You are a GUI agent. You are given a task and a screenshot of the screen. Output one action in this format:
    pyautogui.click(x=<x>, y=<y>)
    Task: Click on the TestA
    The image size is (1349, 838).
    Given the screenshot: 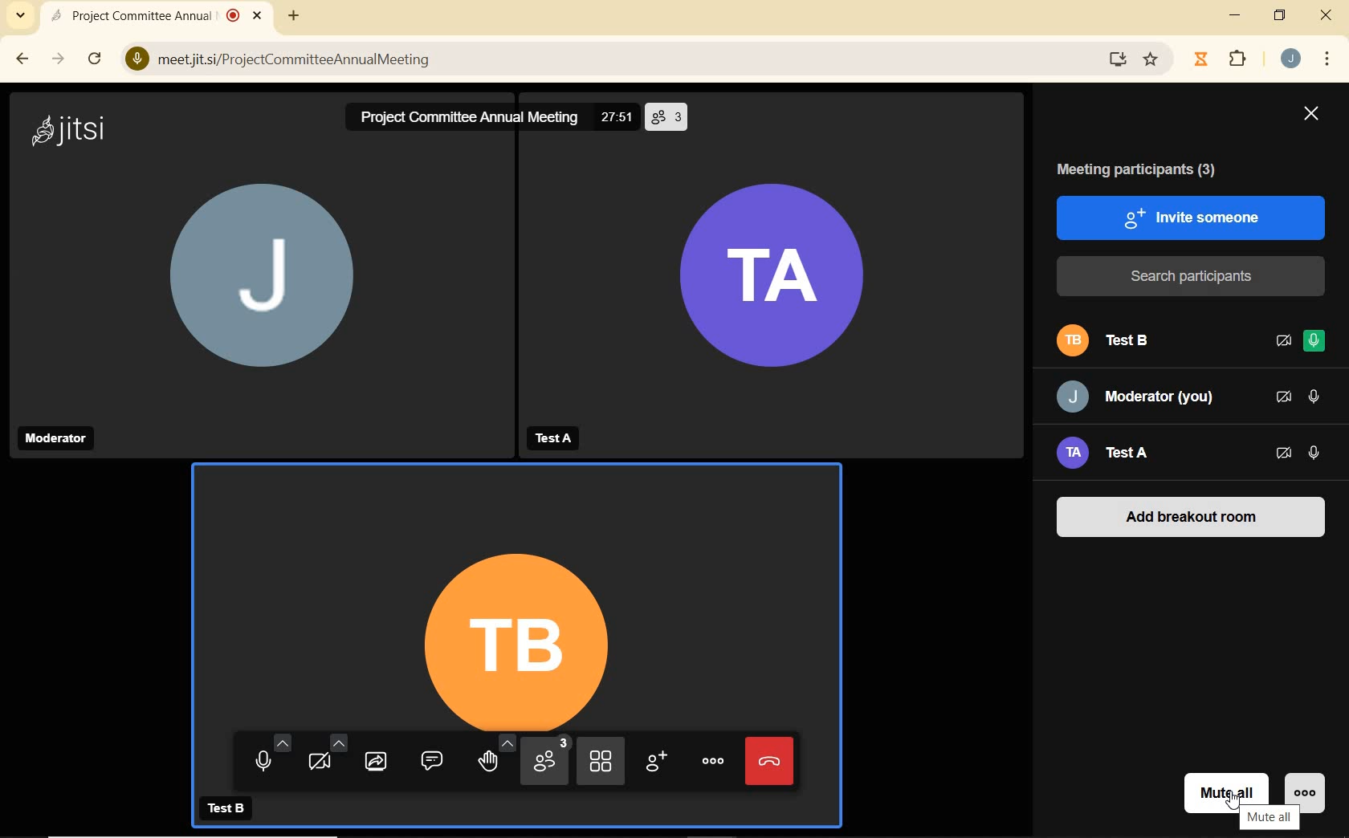 What is the action you would take?
    pyautogui.click(x=551, y=435)
    